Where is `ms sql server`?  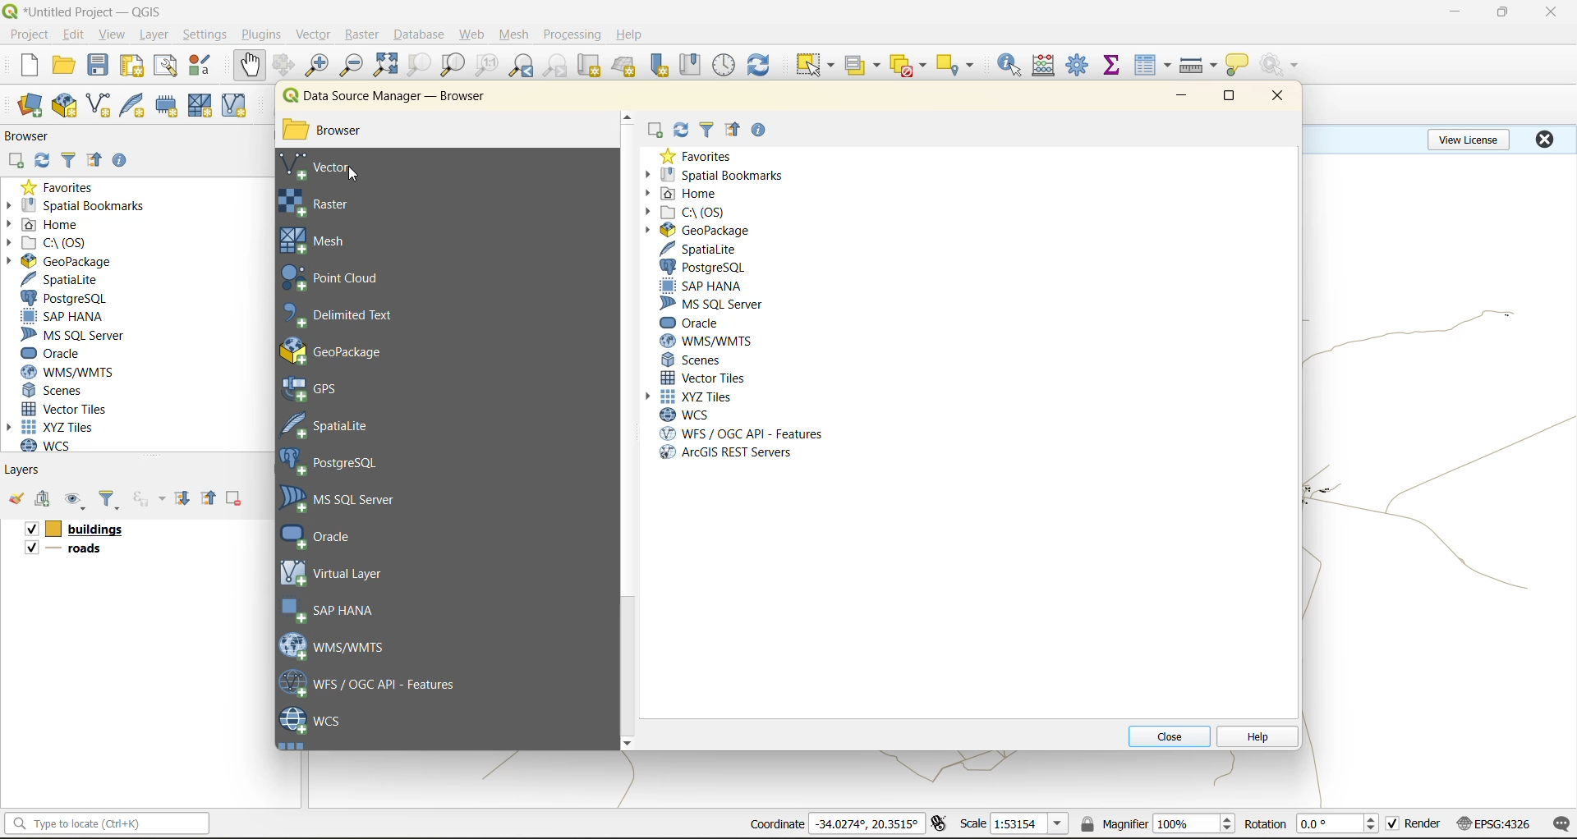
ms sql server is located at coordinates (348, 499).